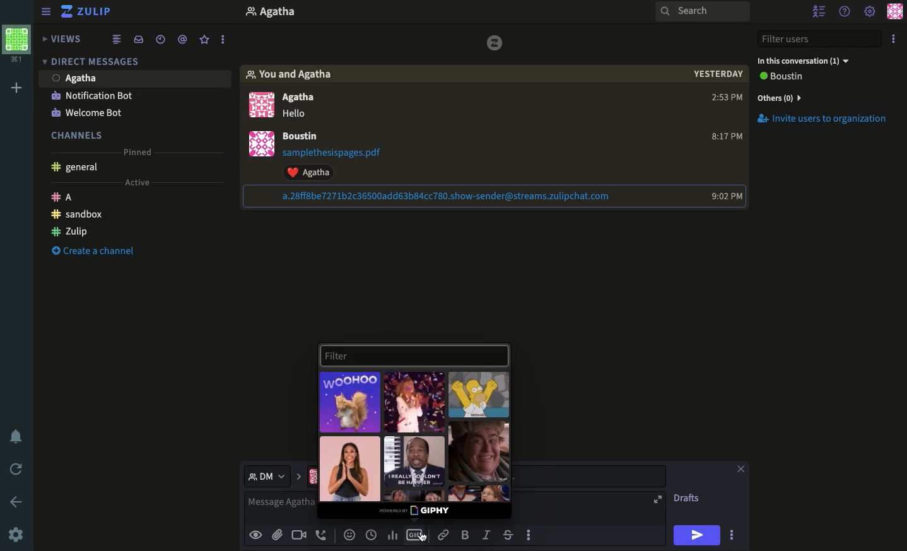 This screenshot has height=551, width=907. What do you see at coordinates (413, 355) in the screenshot?
I see `Filter` at bounding box center [413, 355].